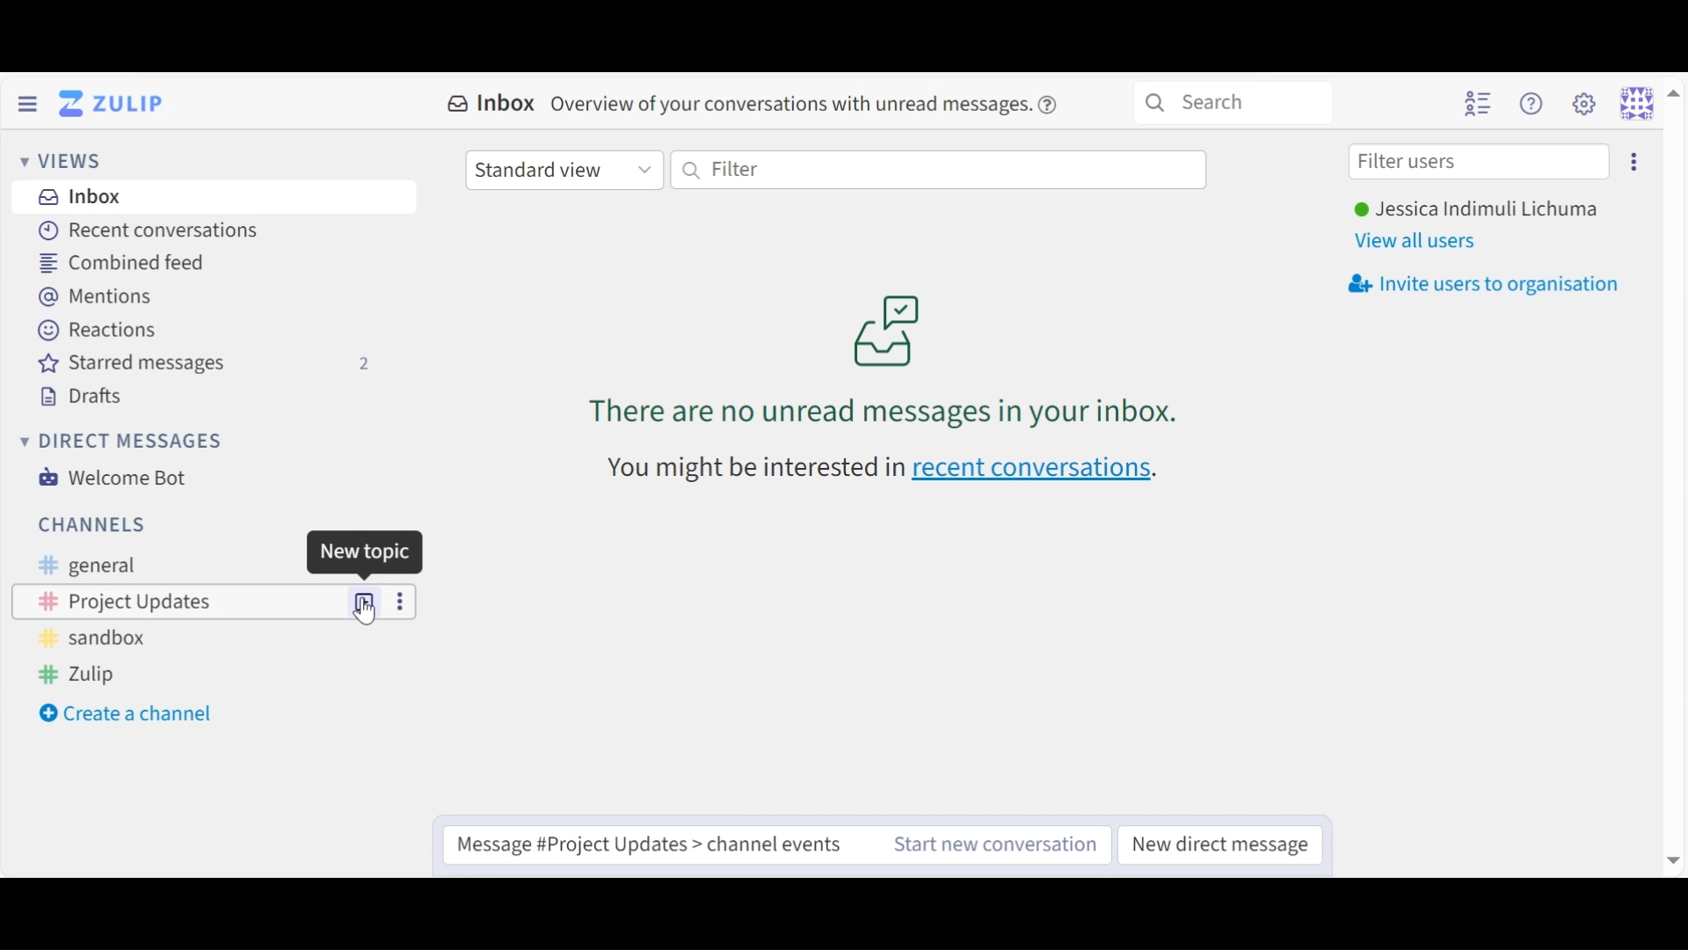 Image resolution: width=1688 pixels, height=950 pixels. What do you see at coordinates (97, 296) in the screenshot?
I see `Mentions` at bounding box center [97, 296].